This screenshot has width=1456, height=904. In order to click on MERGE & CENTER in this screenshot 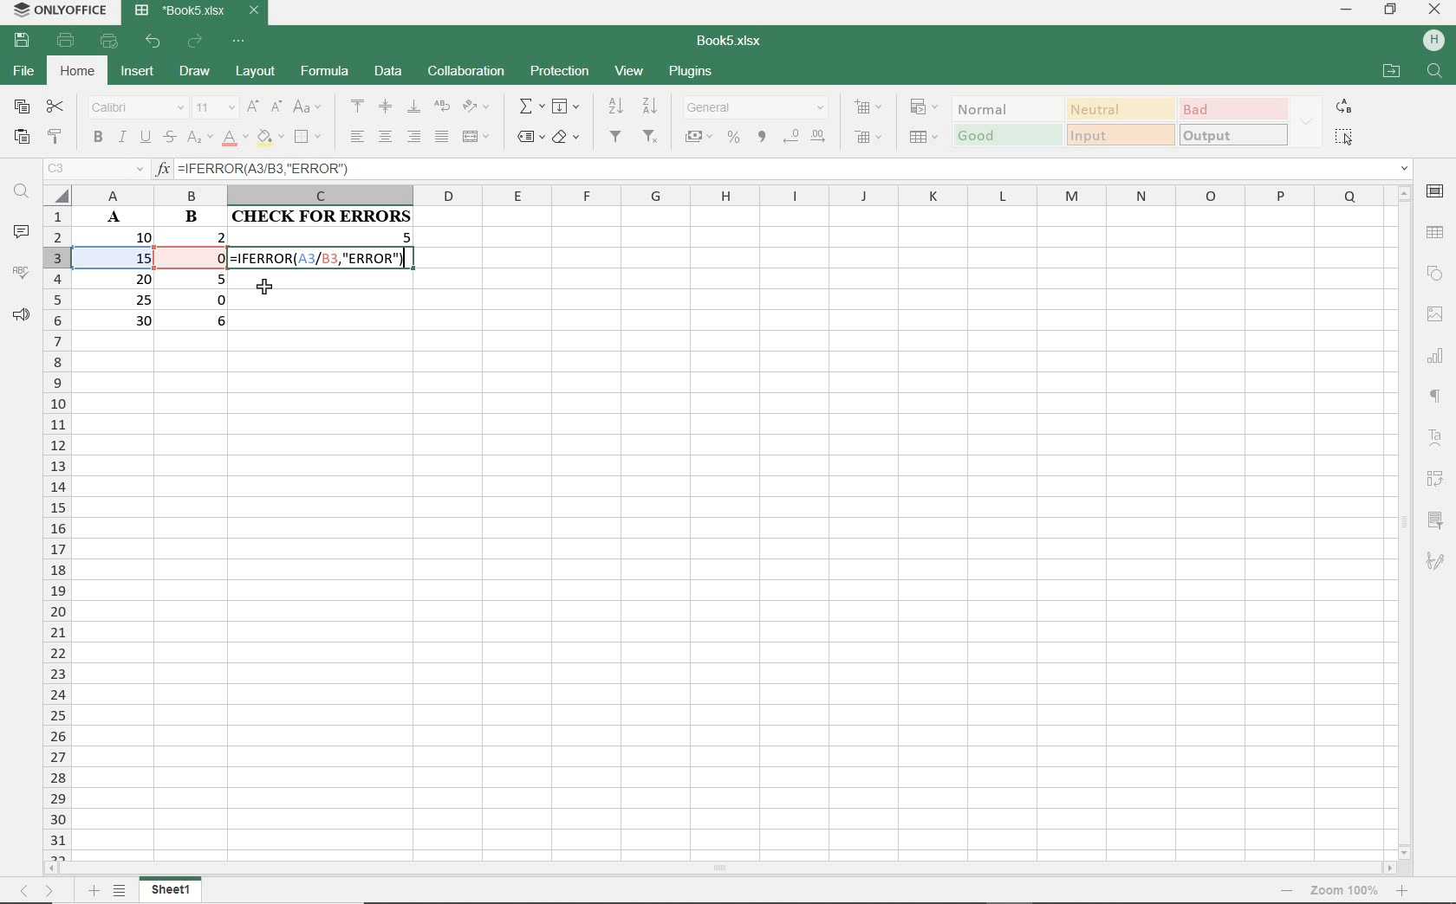, I will do `click(477, 137)`.